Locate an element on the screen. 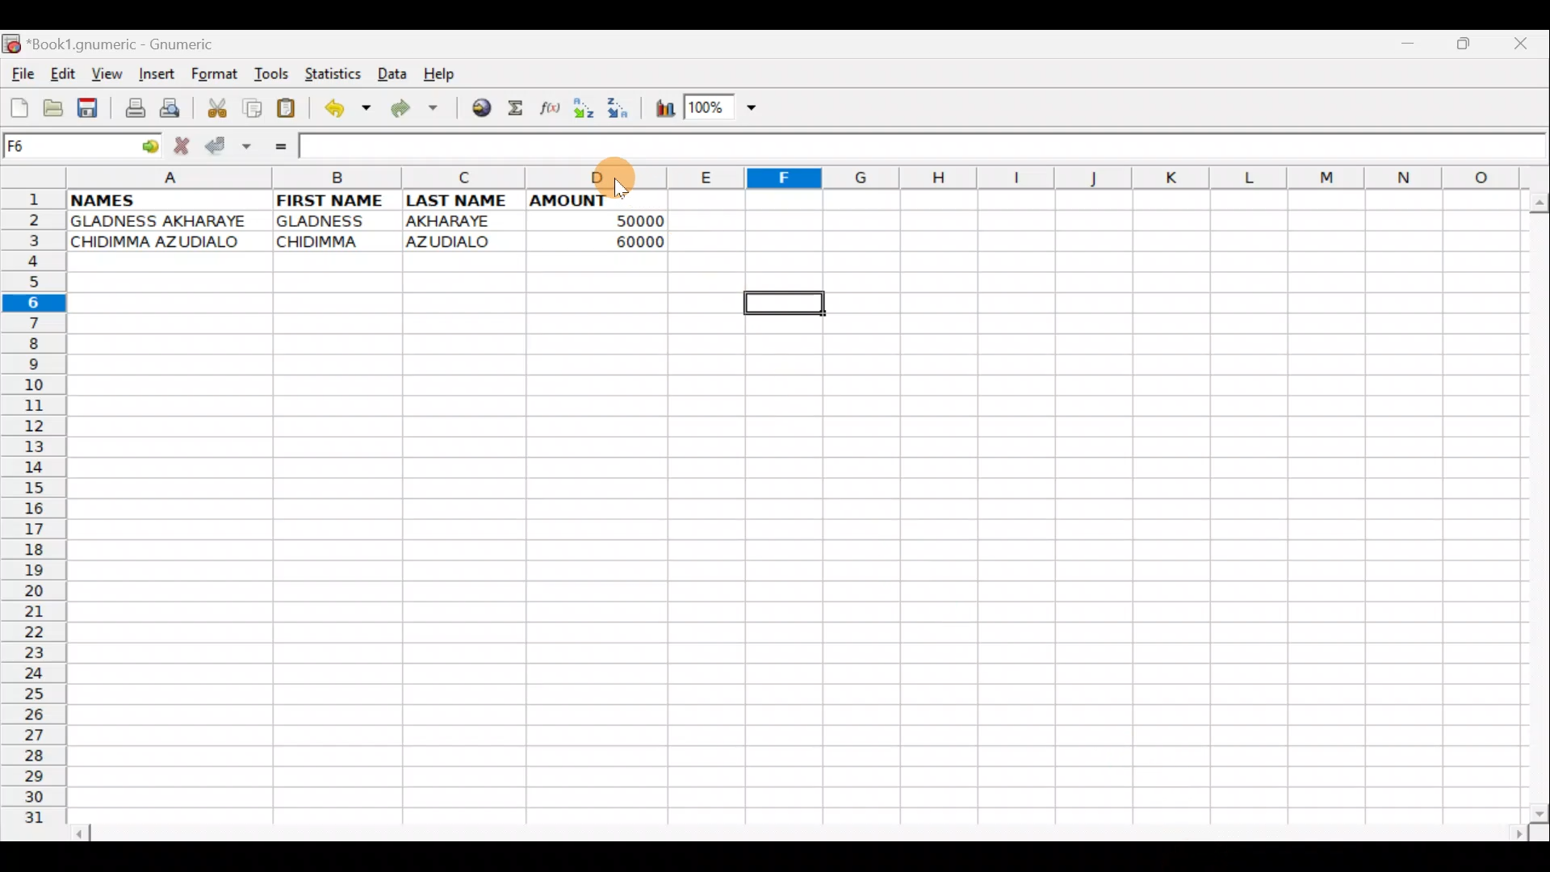 This screenshot has height=872, width=1550. Gnumeric logo is located at coordinates (11, 44).